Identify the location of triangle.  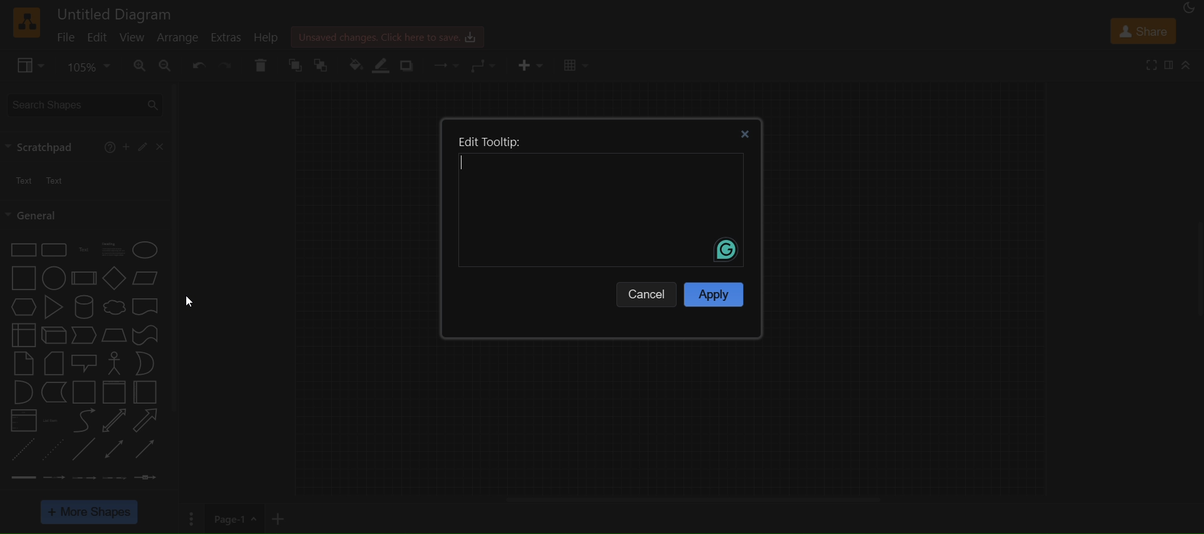
(53, 307).